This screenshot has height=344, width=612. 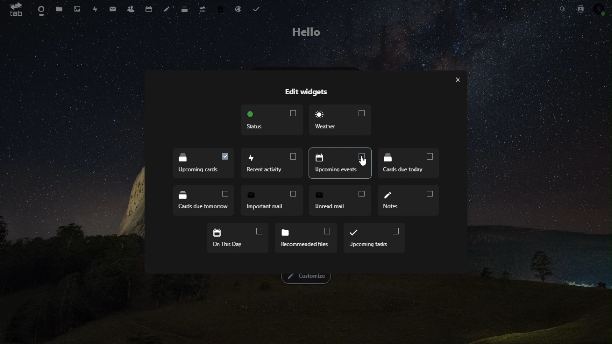 What do you see at coordinates (40, 9) in the screenshot?
I see `dashboard` at bounding box center [40, 9].